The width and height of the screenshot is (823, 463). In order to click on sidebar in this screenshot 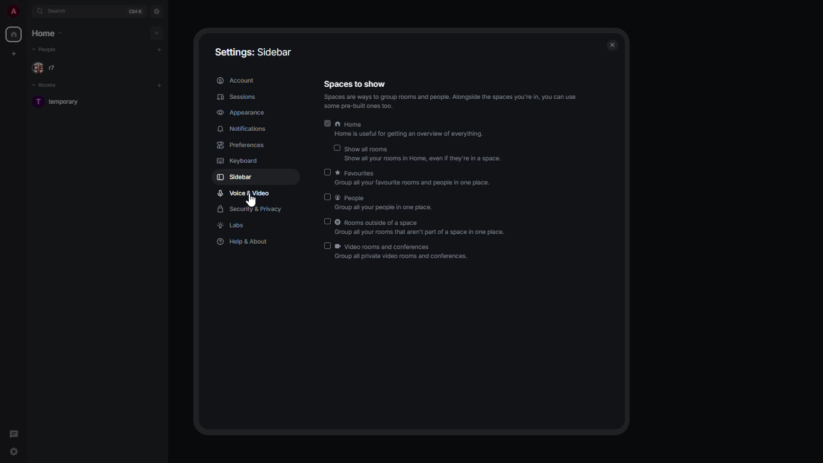, I will do `click(234, 178)`.